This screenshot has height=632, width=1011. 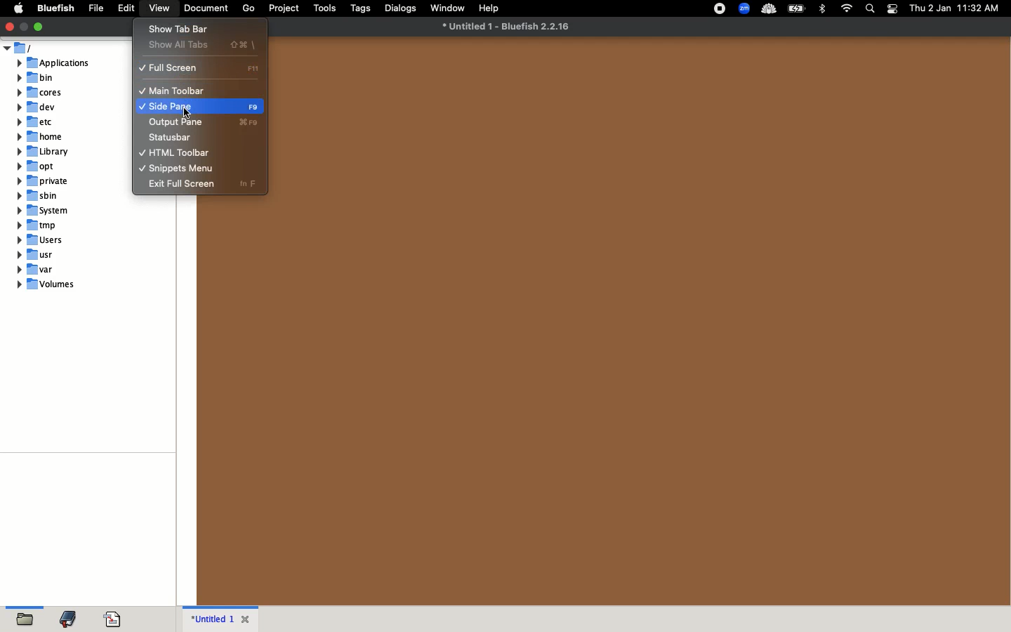 I want to click on home, so click(x=40, y=136).